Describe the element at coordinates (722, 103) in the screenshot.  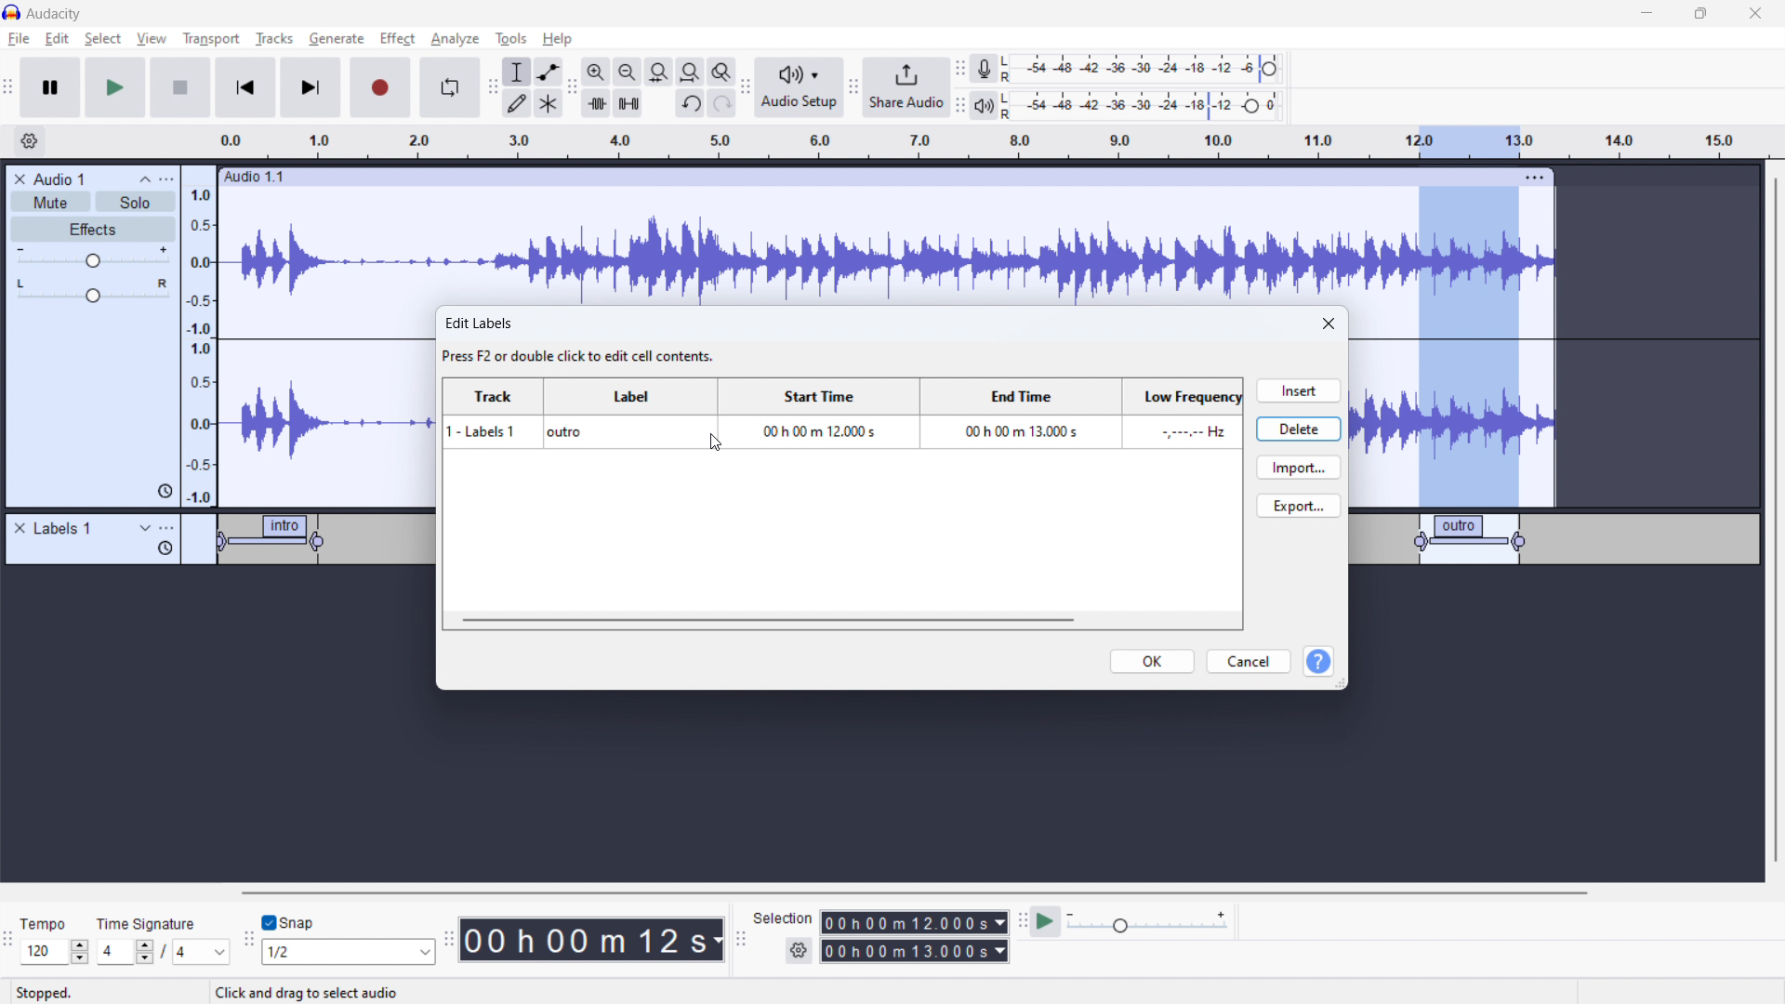
I see `undo` at that location.